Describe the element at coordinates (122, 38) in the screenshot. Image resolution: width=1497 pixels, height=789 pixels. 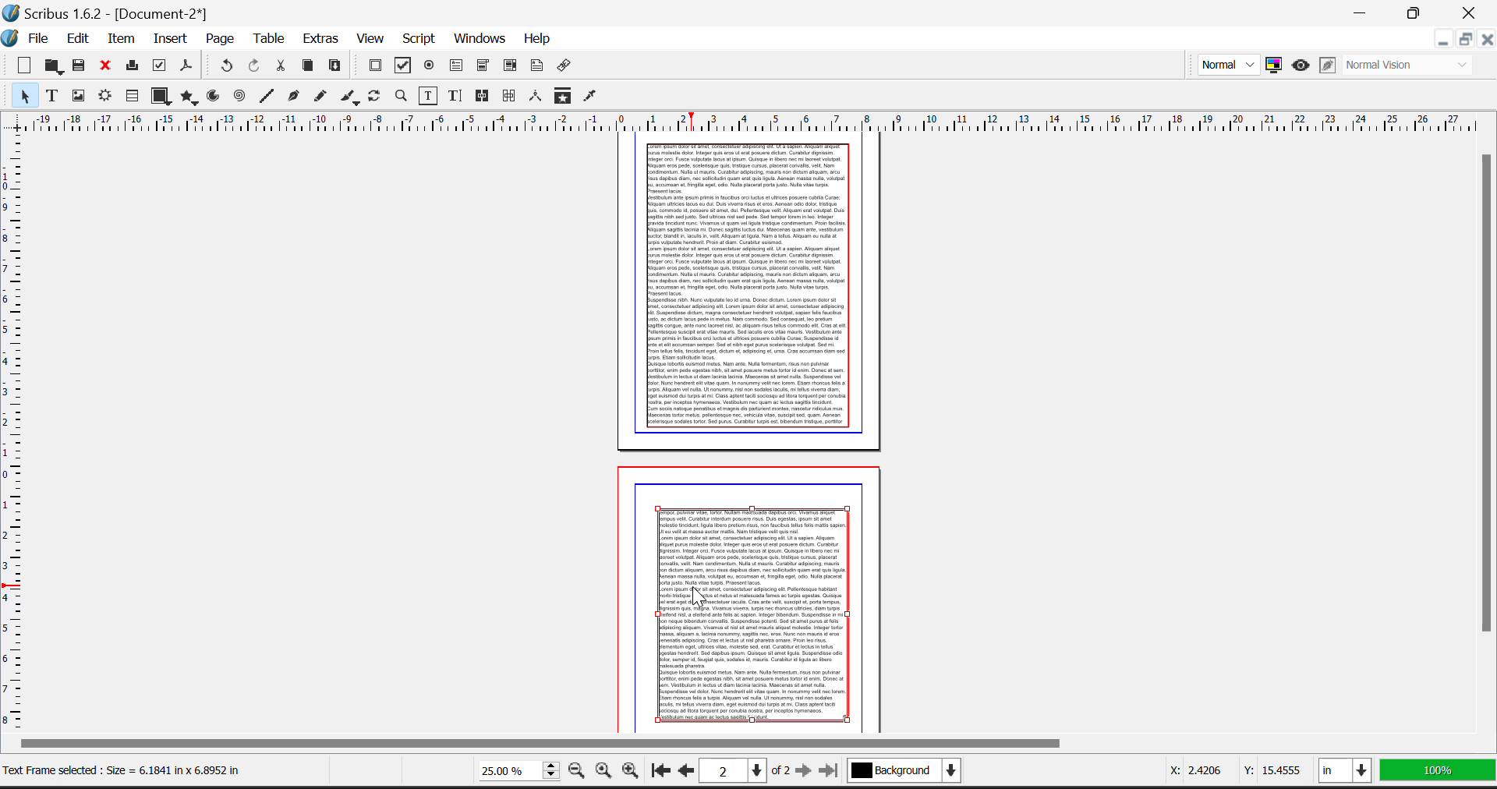
I see `Item` at that location.